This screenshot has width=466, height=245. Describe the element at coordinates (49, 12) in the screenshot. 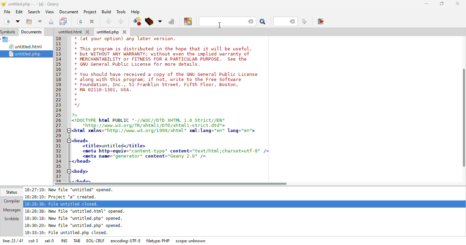

I see `view` at that location.